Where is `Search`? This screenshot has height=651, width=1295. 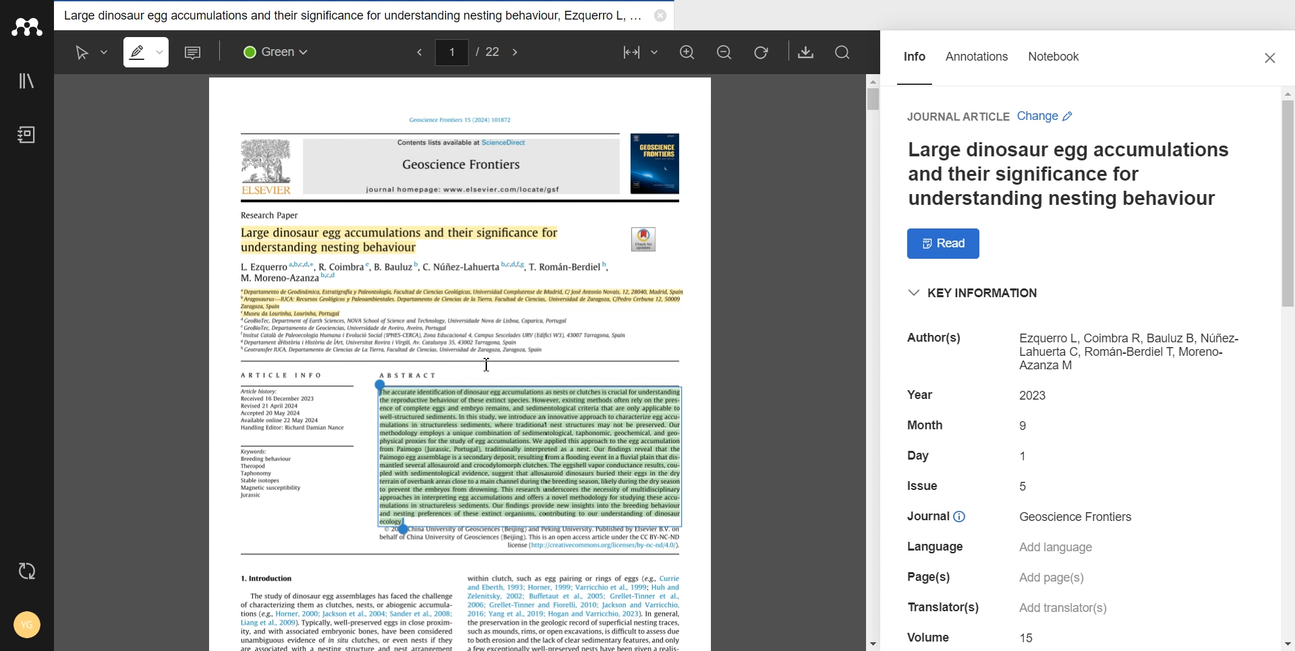
Search is located at coordinates (845, 53).